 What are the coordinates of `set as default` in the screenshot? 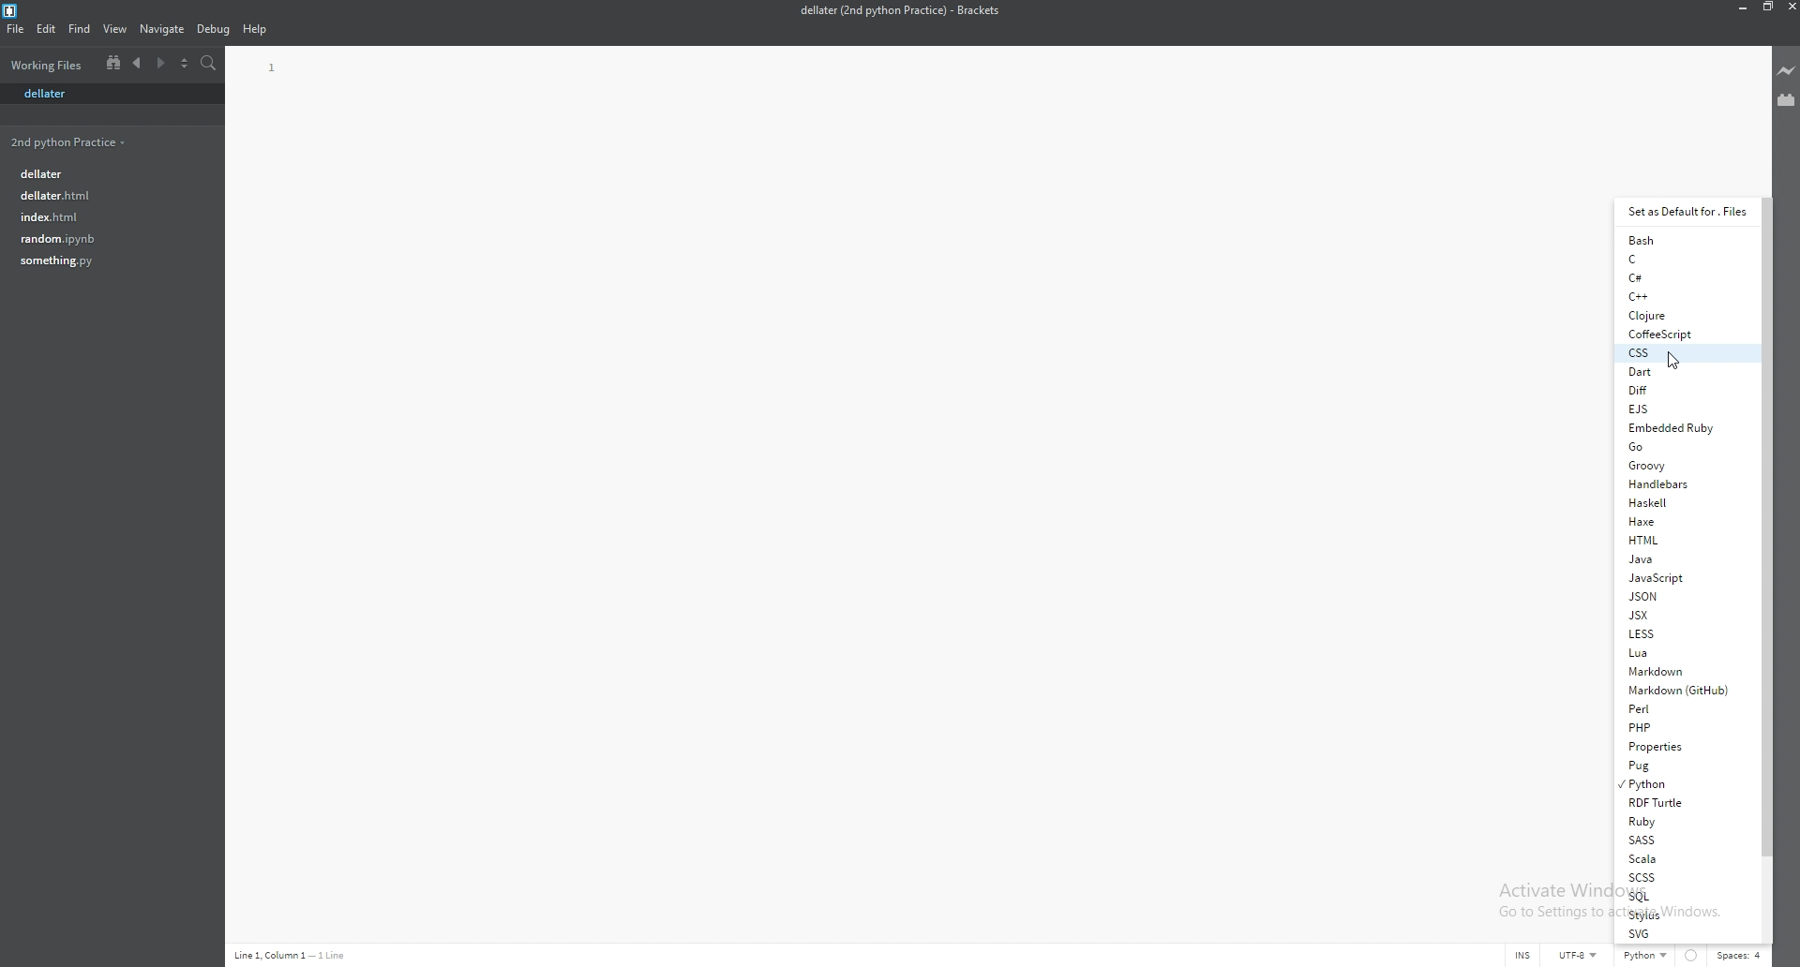 It's located at (1689, 211).